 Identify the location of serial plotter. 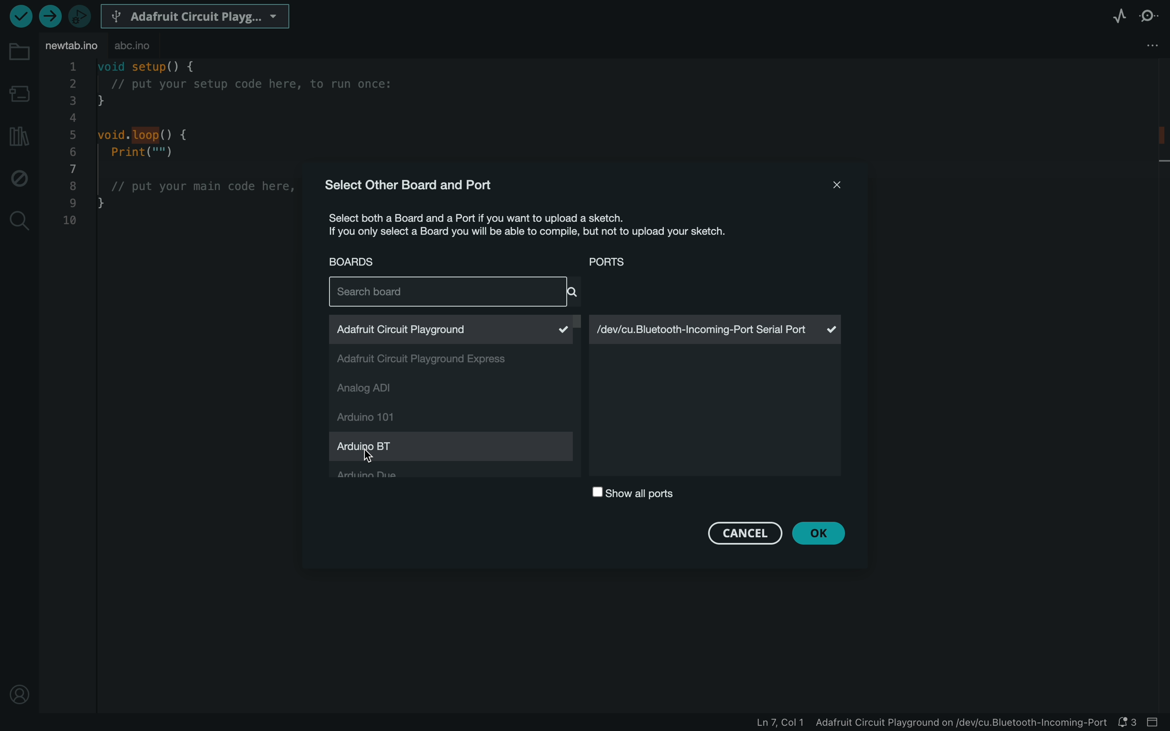
(1118, 16).